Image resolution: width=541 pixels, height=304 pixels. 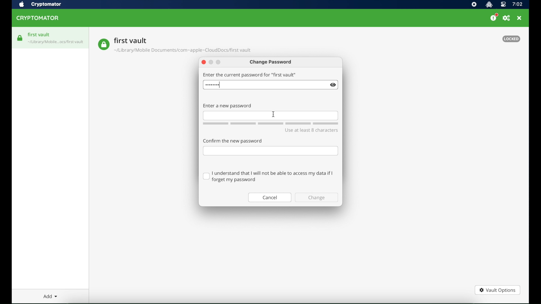 I want to click on maimize, so click(x=218, y=62).